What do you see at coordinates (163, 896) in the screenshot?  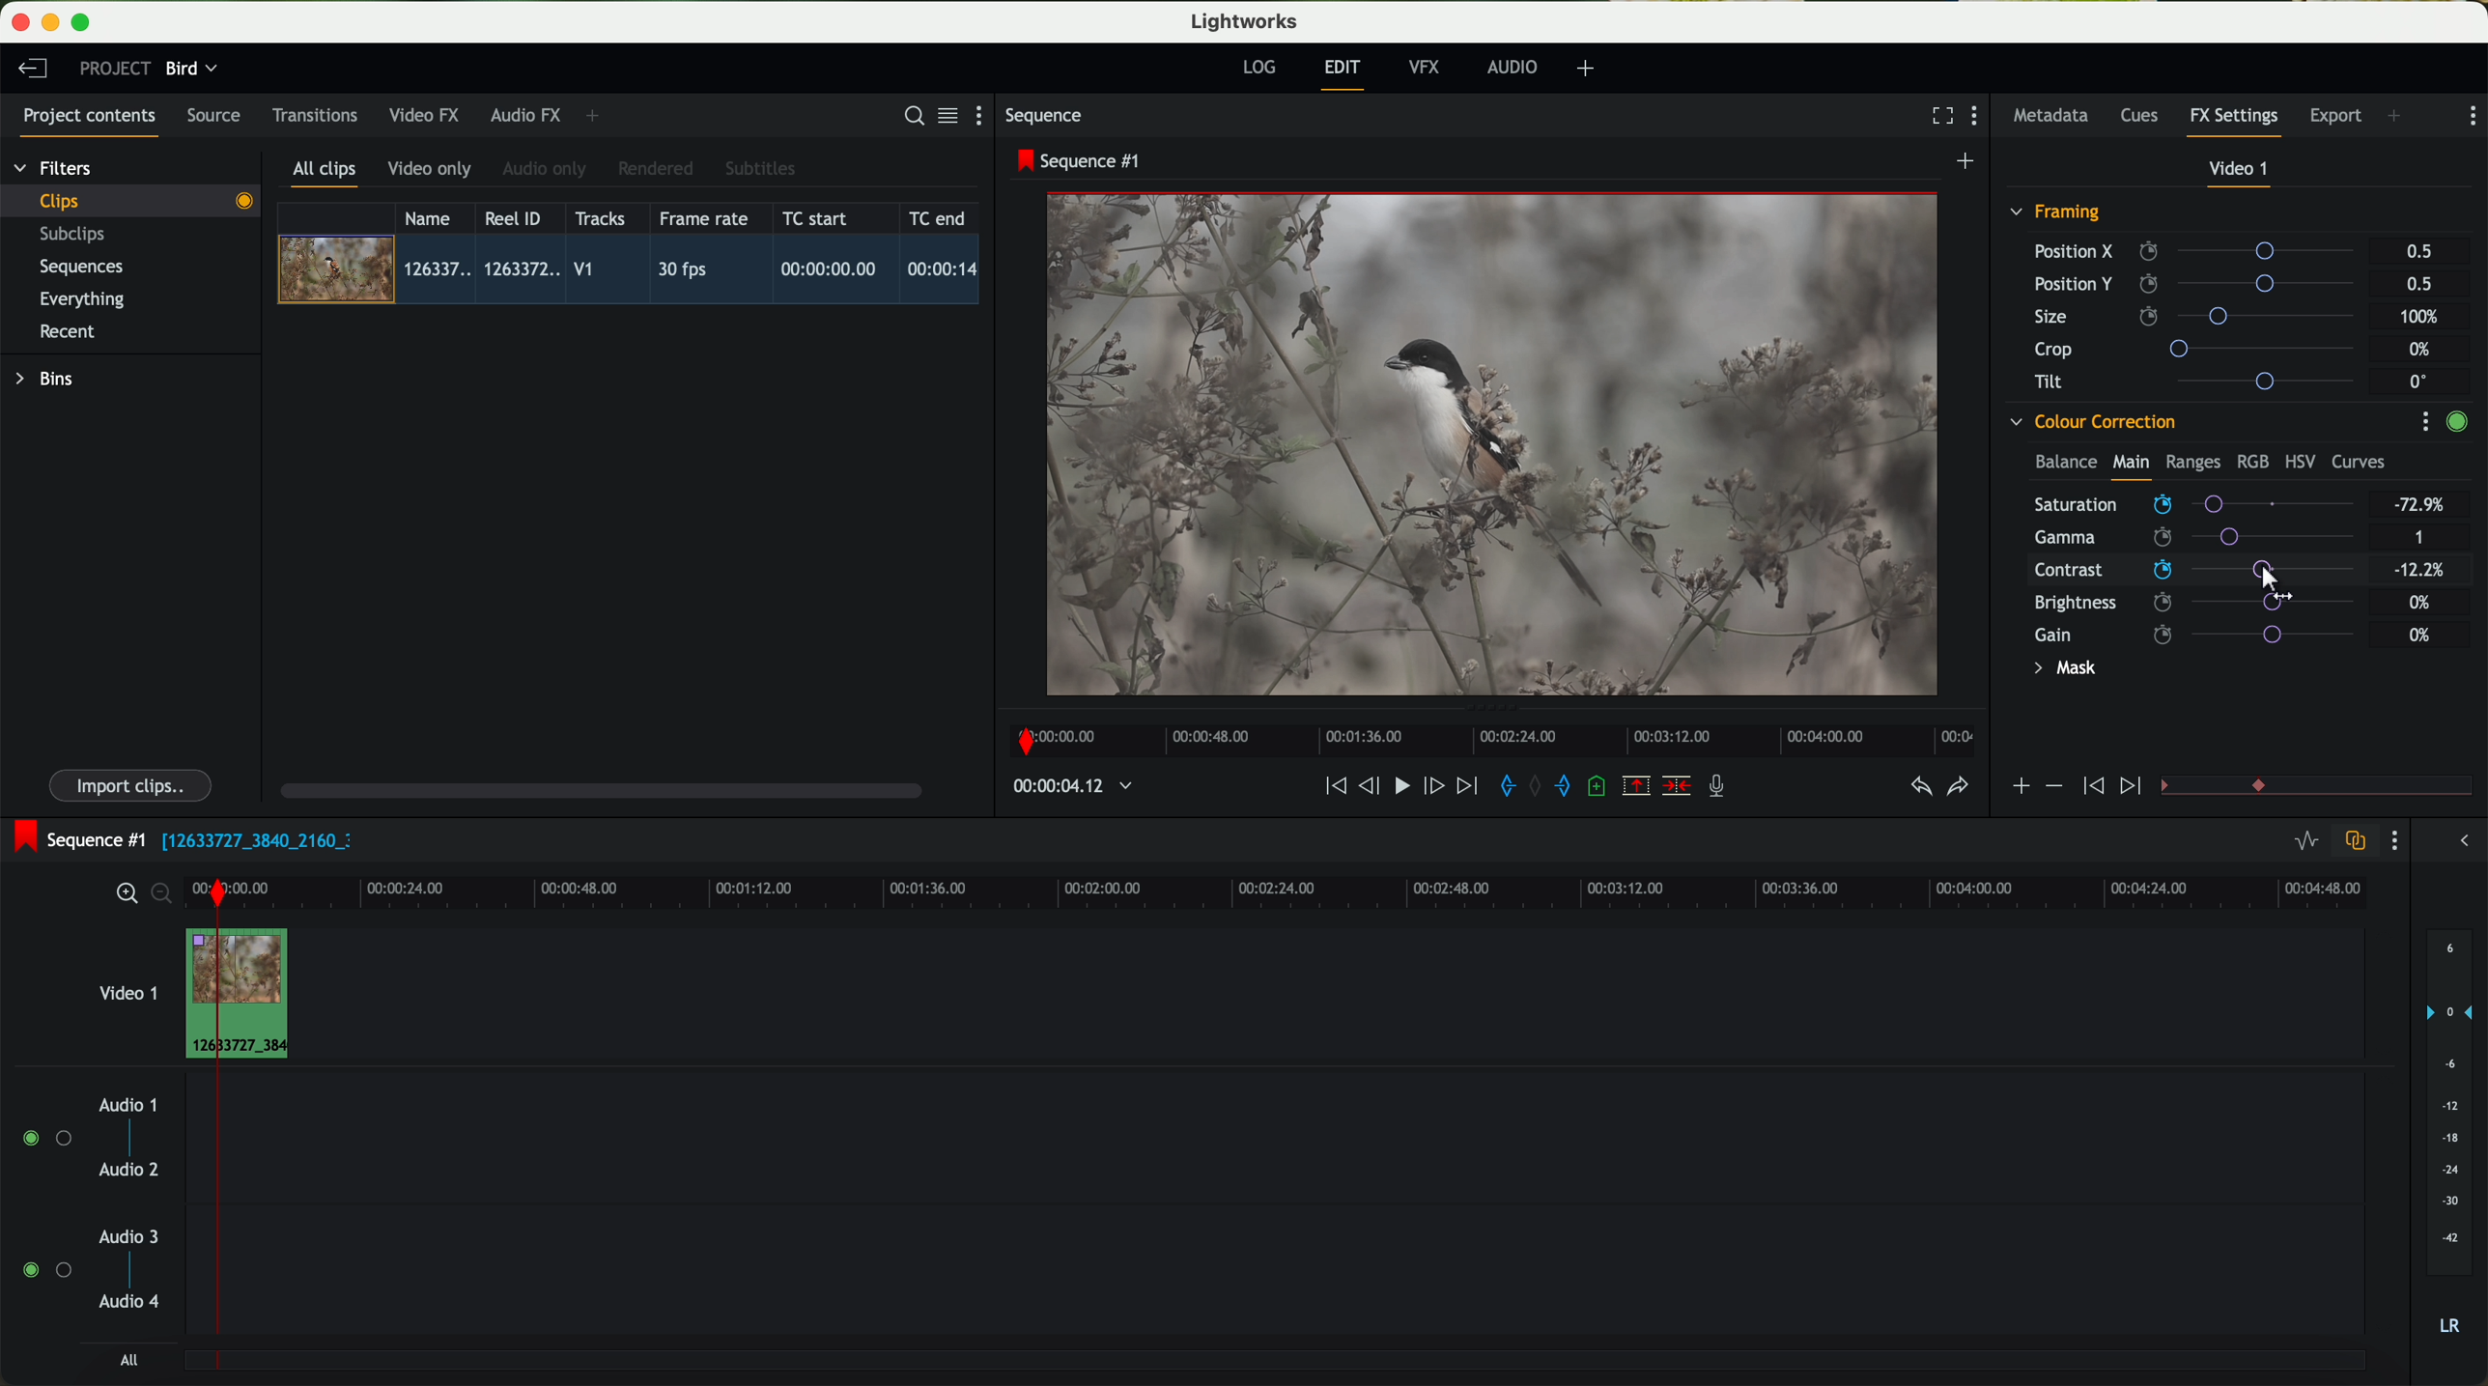 I see `zoom out` at bounding box center [163, 896].